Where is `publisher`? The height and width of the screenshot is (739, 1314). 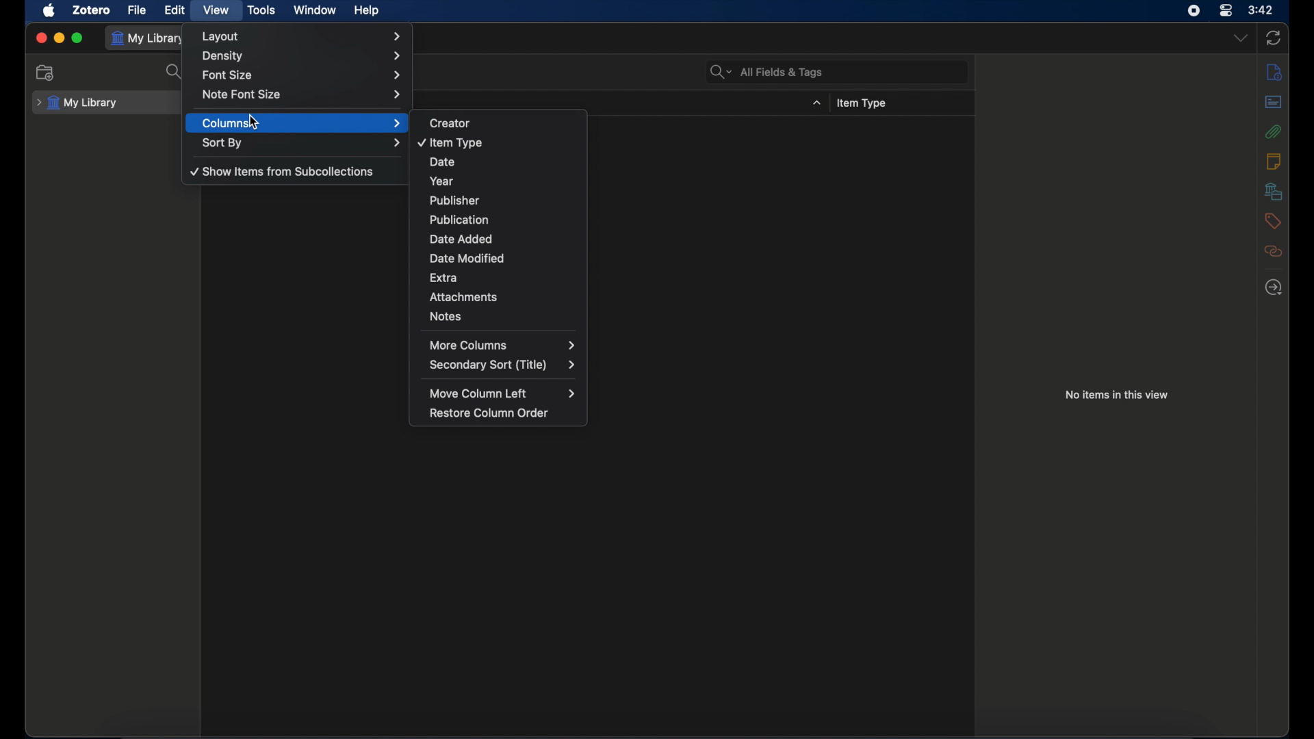 publisher is located at coordinates (502, 200).